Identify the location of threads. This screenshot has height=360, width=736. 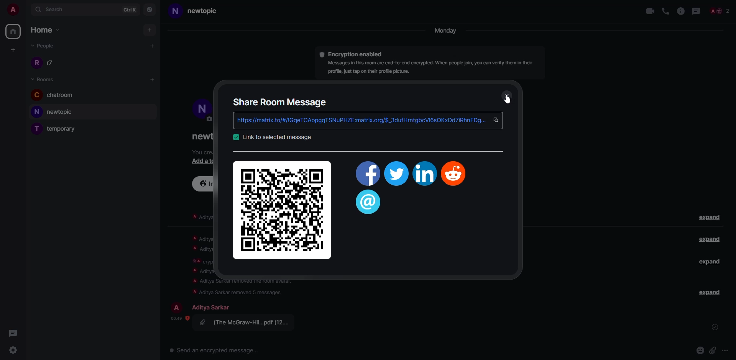
(368, 203).